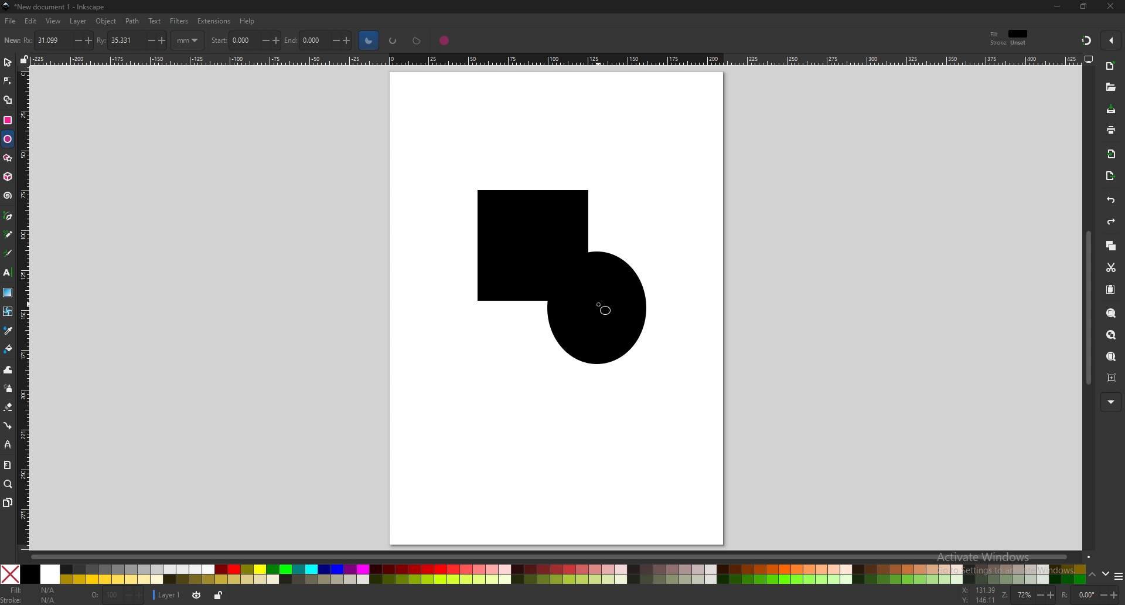 The height and width of the screenshot is (605, 1125). What do you see at coordinates (1011, 38) in the screenshot?
I see `style` at bounding box center [1011, 38].